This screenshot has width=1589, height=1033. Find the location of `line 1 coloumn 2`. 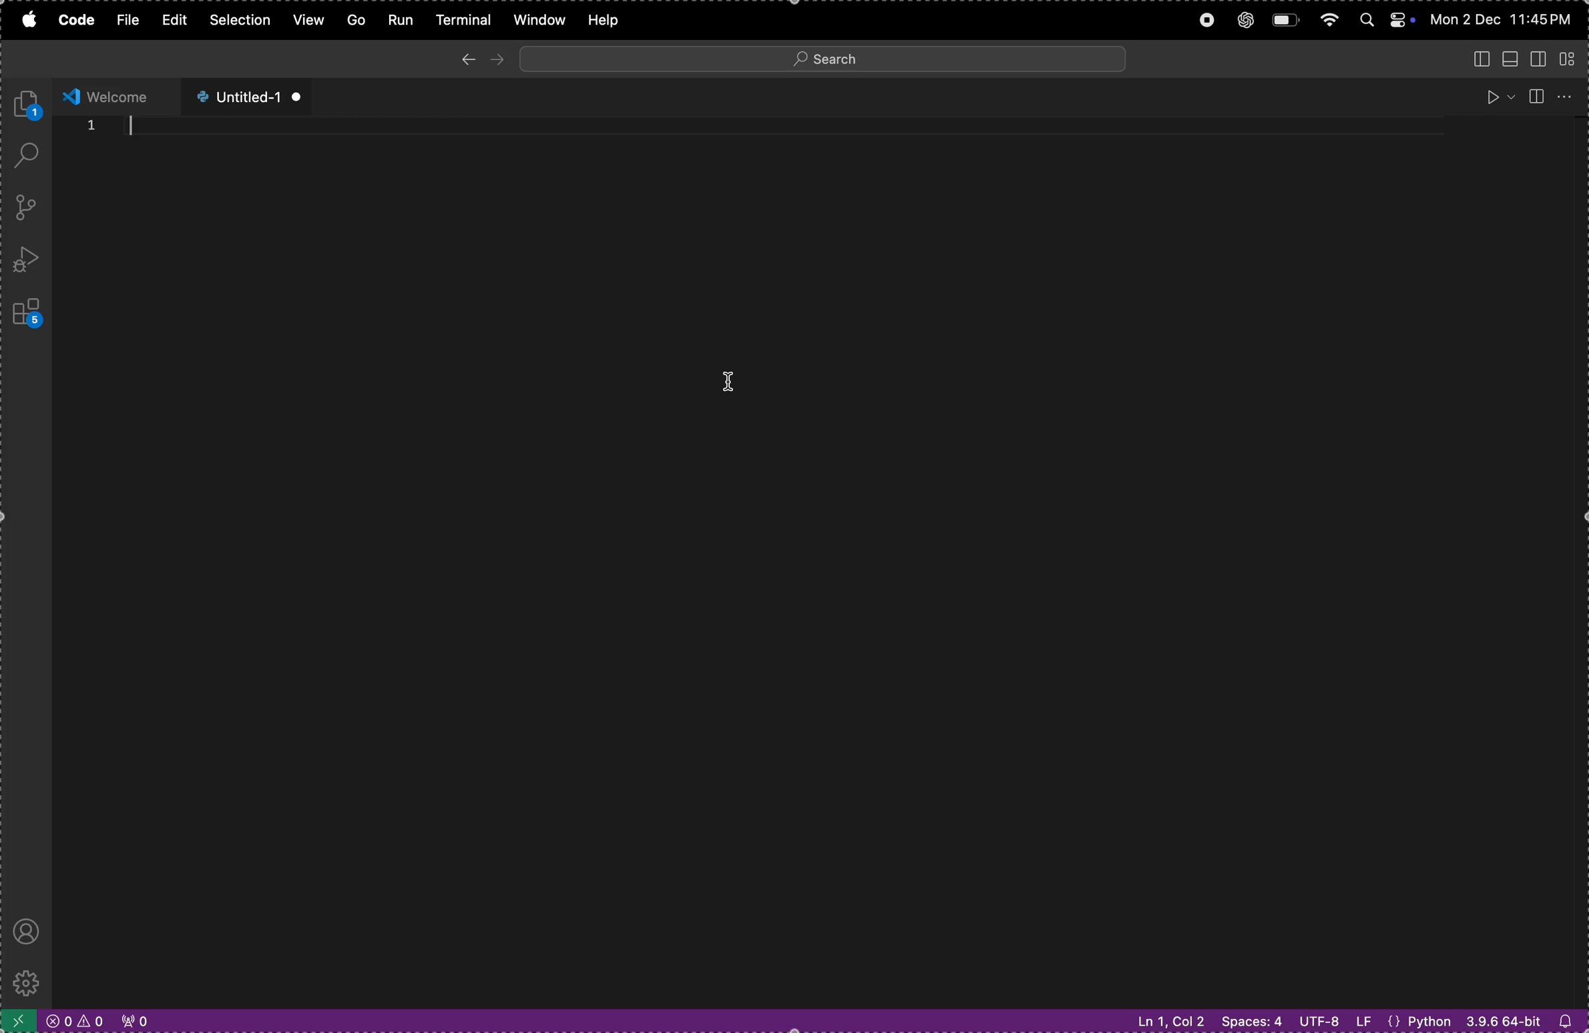

line 1 coloumn 2 is located at coordinates (1166, 1022).